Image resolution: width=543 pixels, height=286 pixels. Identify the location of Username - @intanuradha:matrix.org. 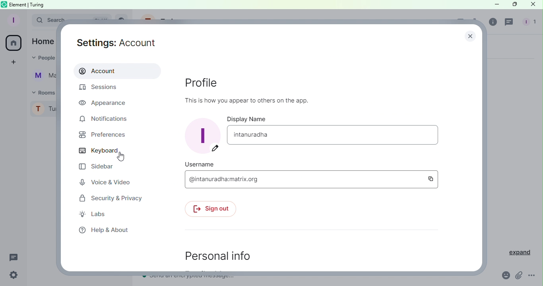
(304, 179).